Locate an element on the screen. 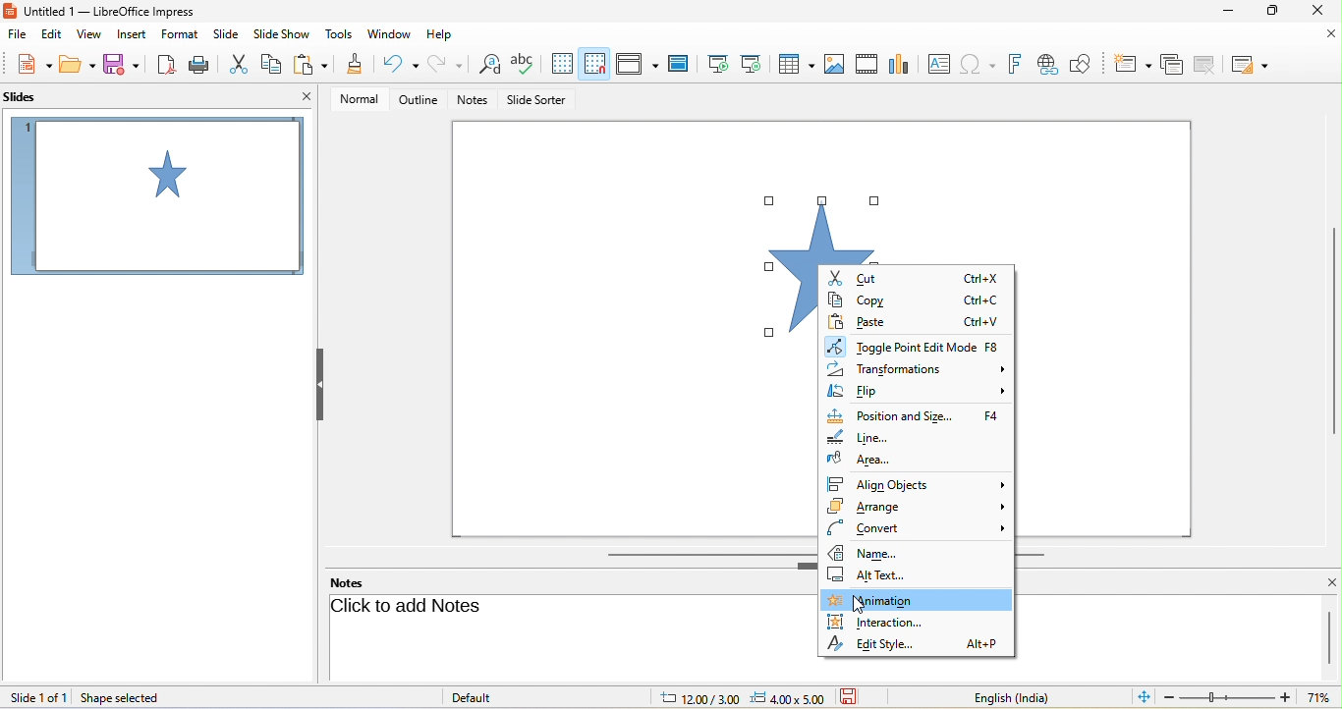  snap to grid is located at coordinates (594, 61).